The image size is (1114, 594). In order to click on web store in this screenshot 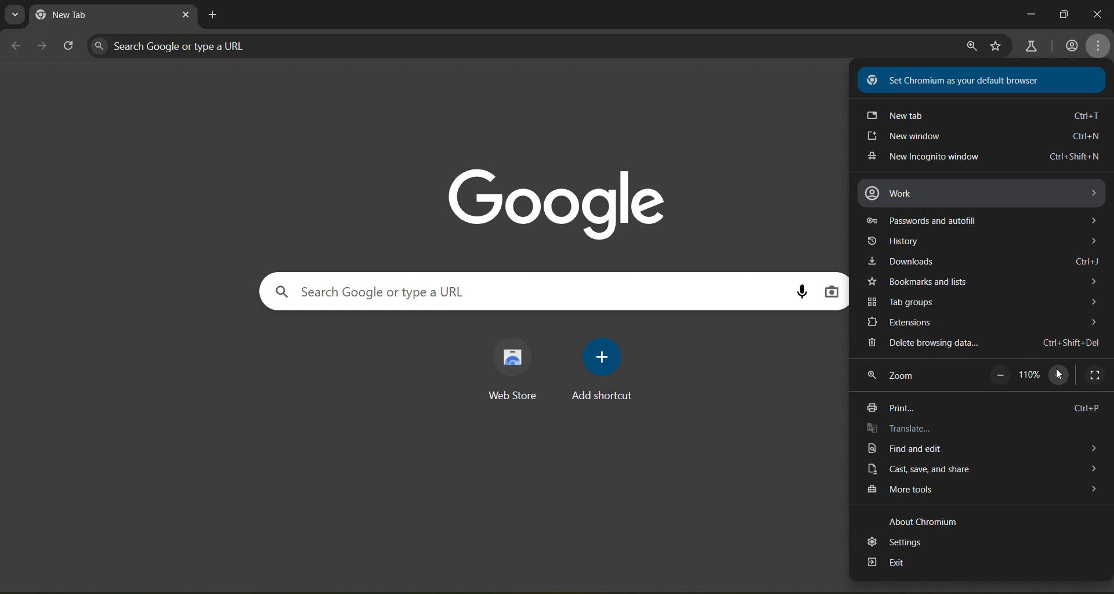, I will do `click(511, 368)`.